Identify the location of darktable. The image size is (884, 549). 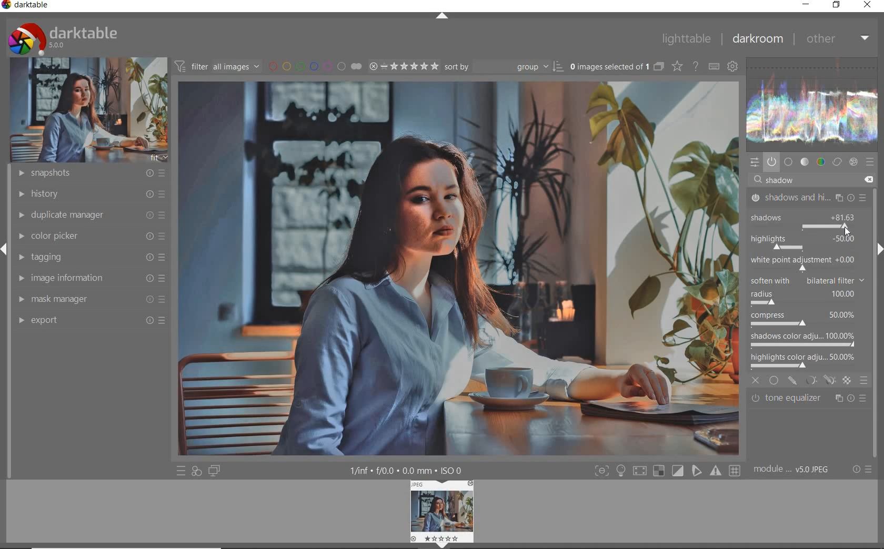
(30, 6).